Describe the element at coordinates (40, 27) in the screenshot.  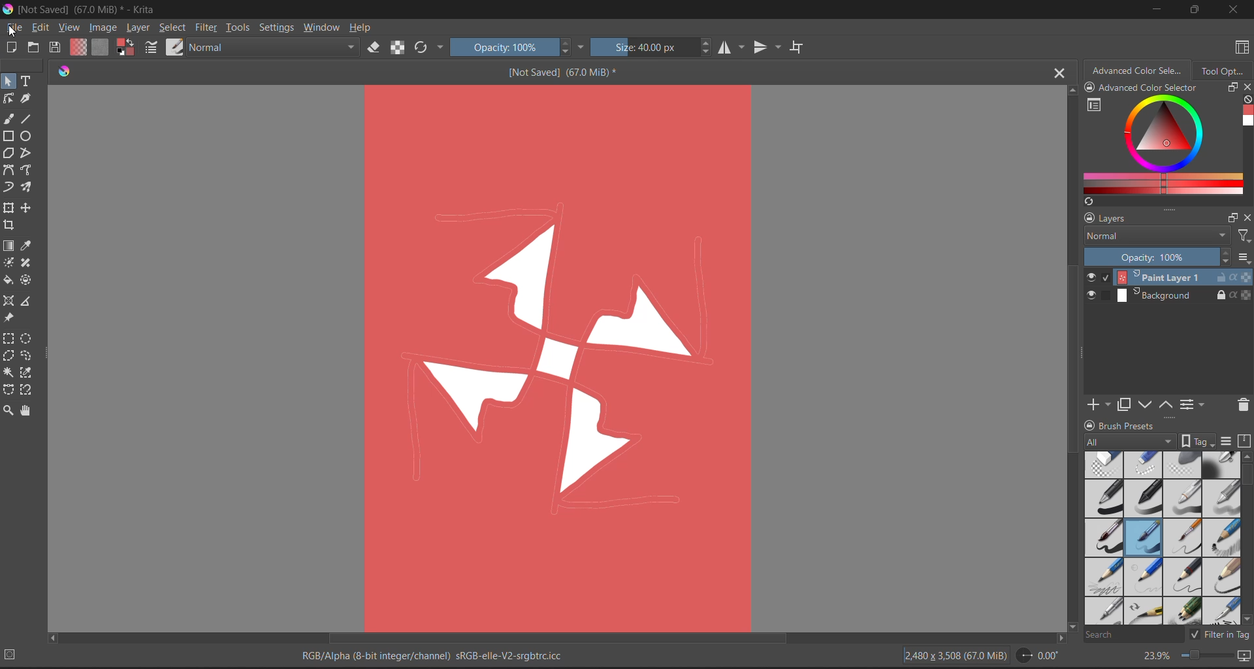
I see `edit` at that location.